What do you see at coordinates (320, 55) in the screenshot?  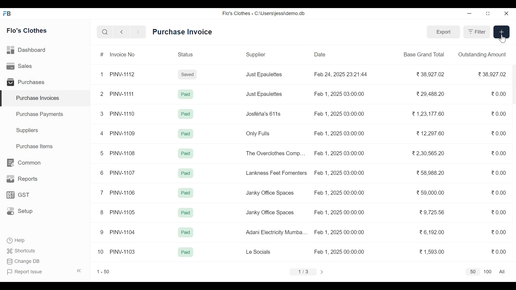 I see `Date` at bounding box center [320, 55].